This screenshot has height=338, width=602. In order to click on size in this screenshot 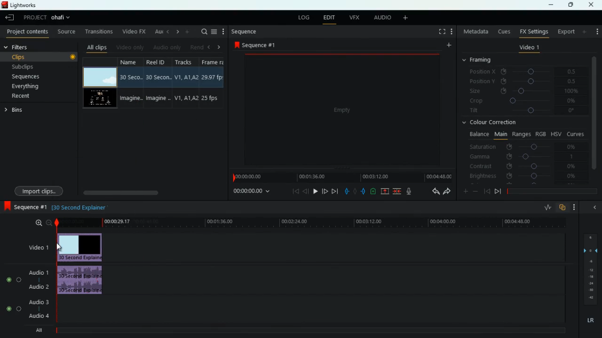, I will do `click(523, 91)`.